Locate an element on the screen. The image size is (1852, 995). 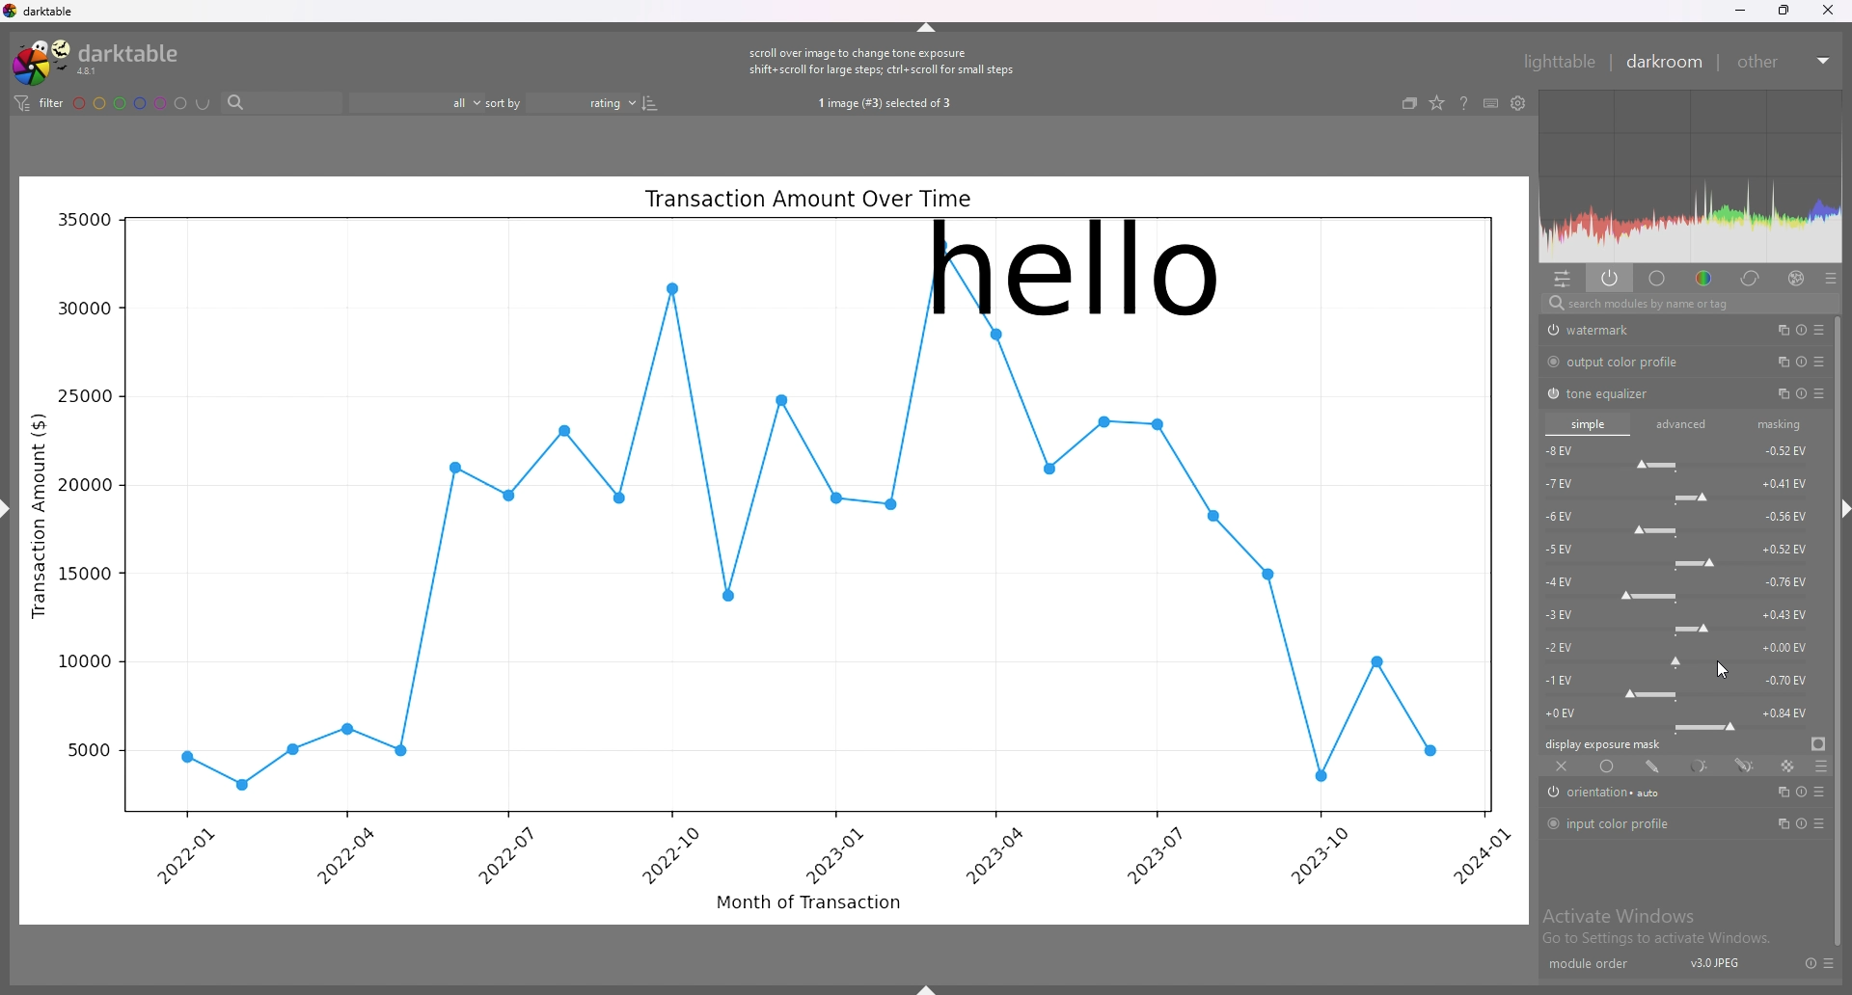
show only active modules is located at coordinates (1611, 280).